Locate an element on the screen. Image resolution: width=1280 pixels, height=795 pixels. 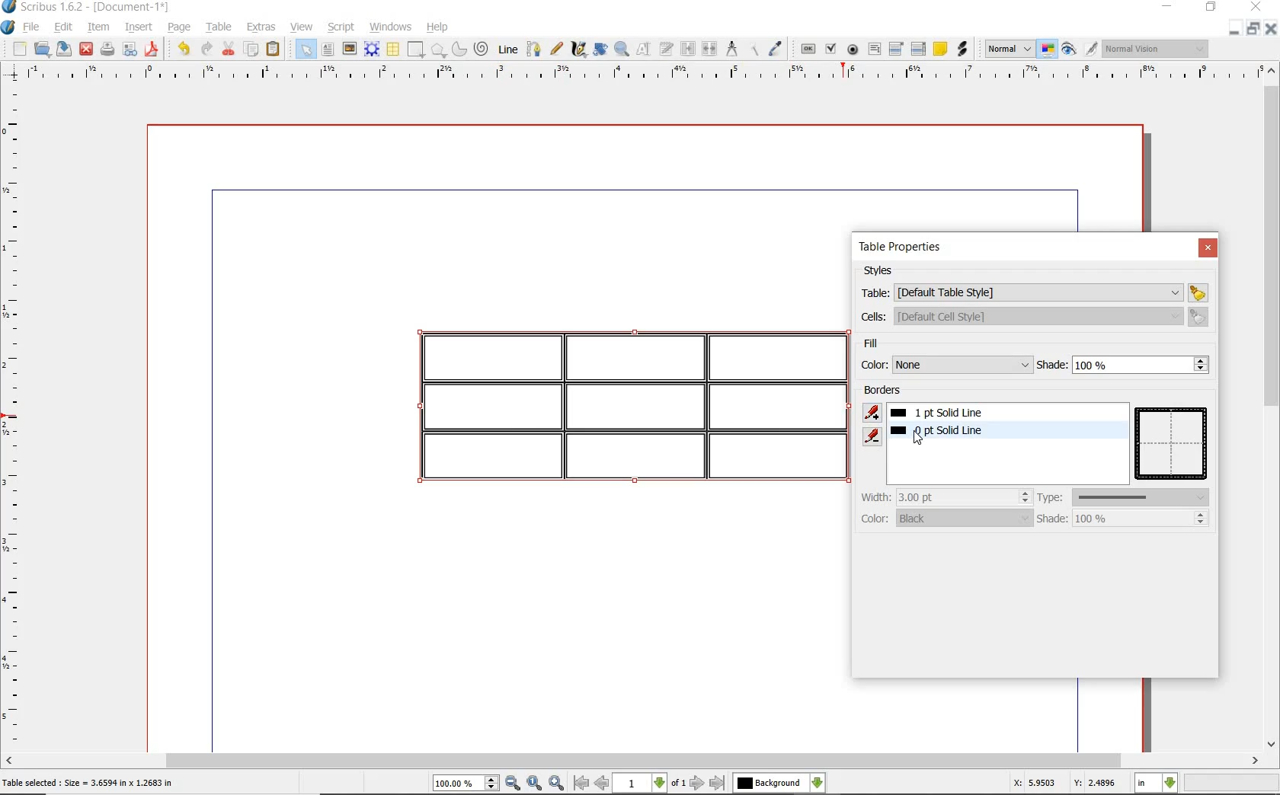
paste is located at coordinates (274, 49).